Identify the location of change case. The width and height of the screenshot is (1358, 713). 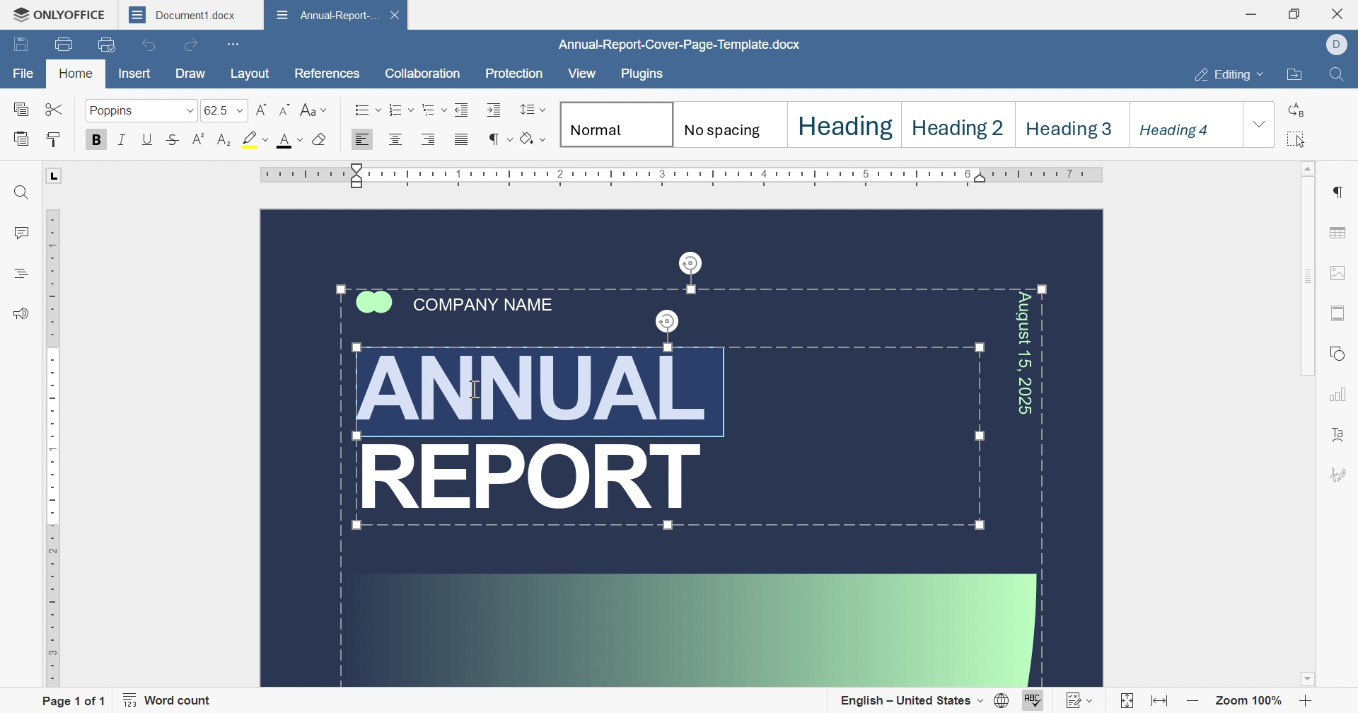
(314, 108).